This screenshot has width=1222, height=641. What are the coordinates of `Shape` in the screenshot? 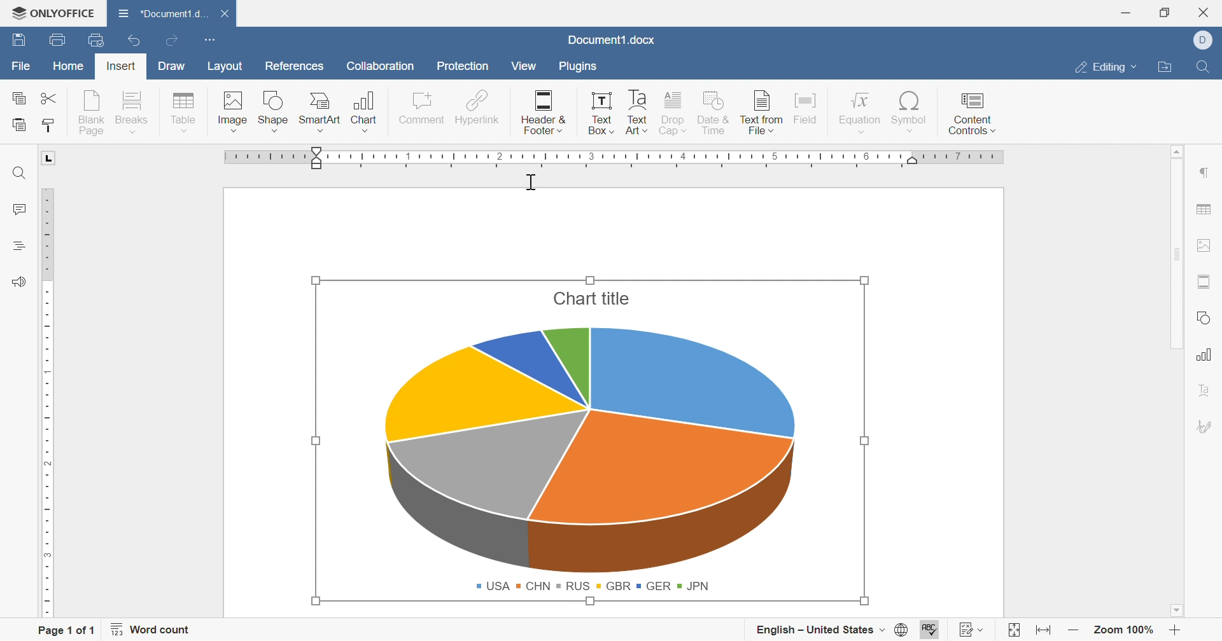 It's located at (274, 110).